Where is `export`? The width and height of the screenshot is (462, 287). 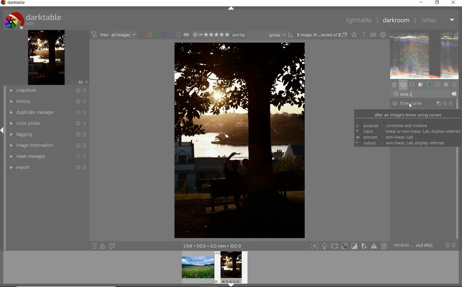
export is located at coordinates (47, 168).